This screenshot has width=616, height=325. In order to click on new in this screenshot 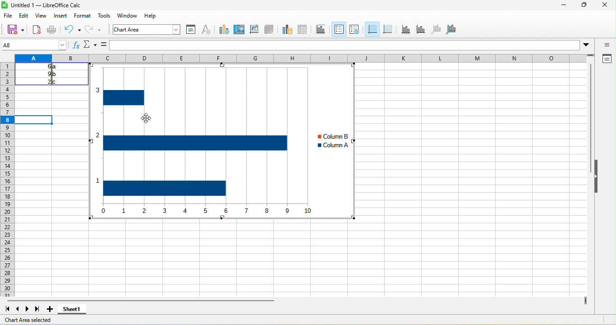, I will do `click(13, 29)`.